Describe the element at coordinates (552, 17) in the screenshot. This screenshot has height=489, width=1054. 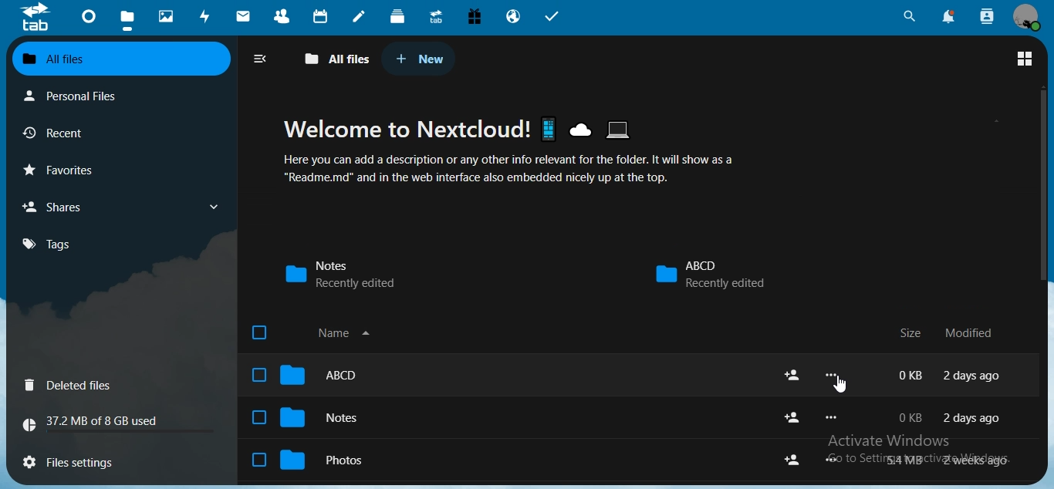
I see `tasks` at that location.